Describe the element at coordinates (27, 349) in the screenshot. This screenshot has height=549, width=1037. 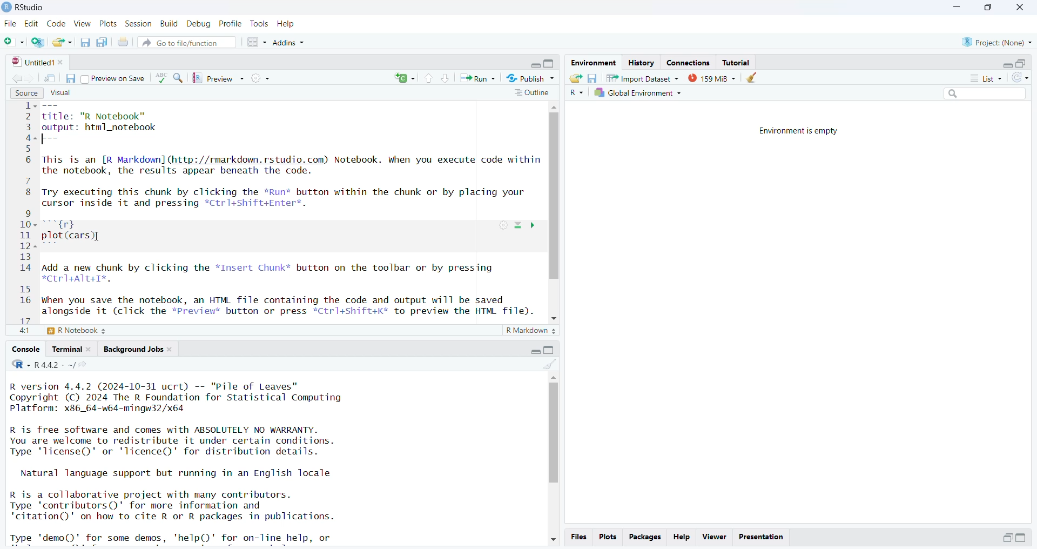
I see `console` at that location.